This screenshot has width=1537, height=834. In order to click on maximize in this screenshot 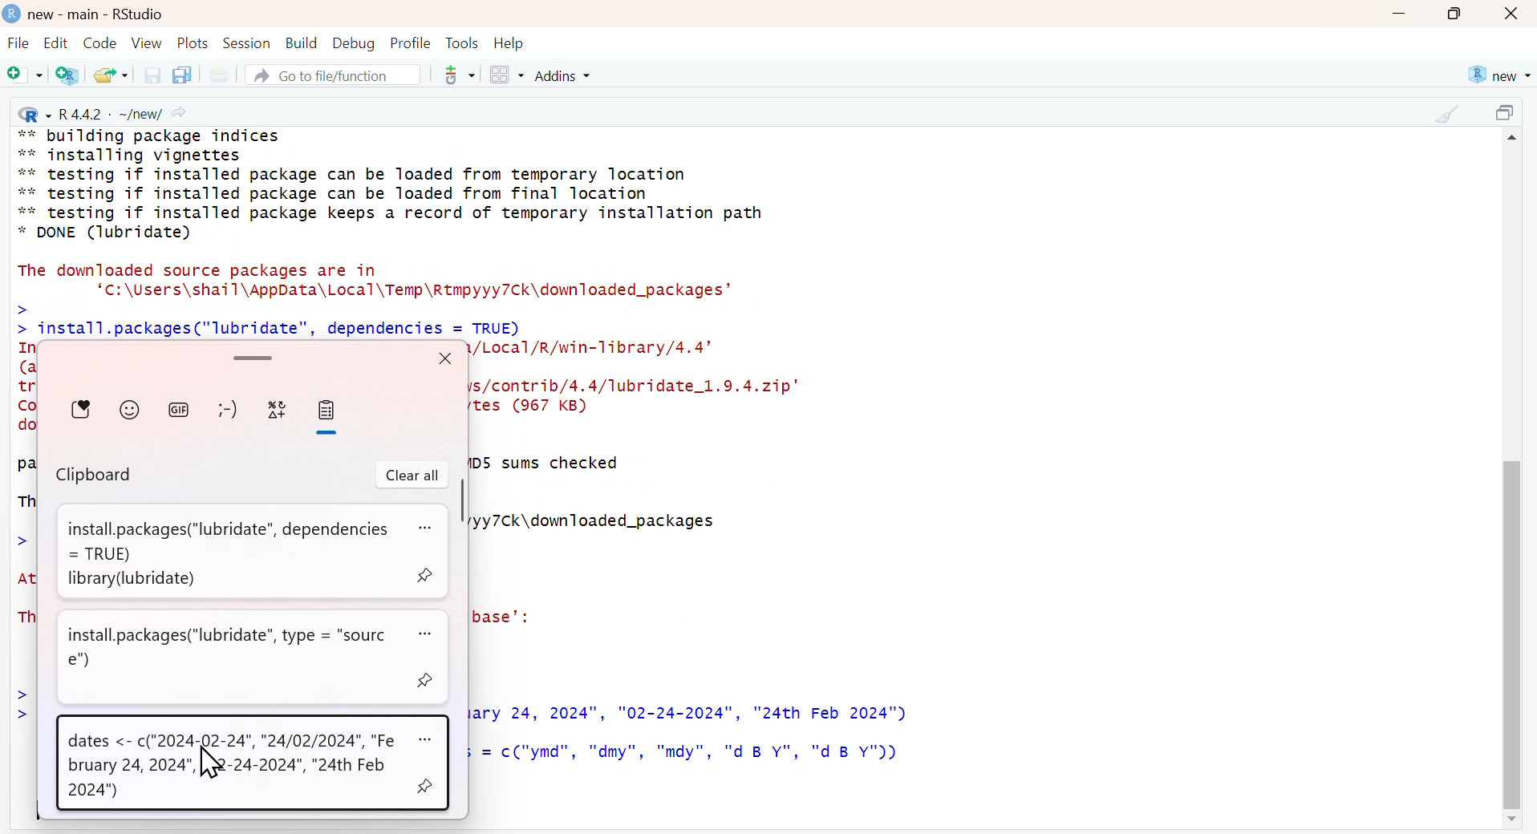, I will do `click(1508, 115)`.